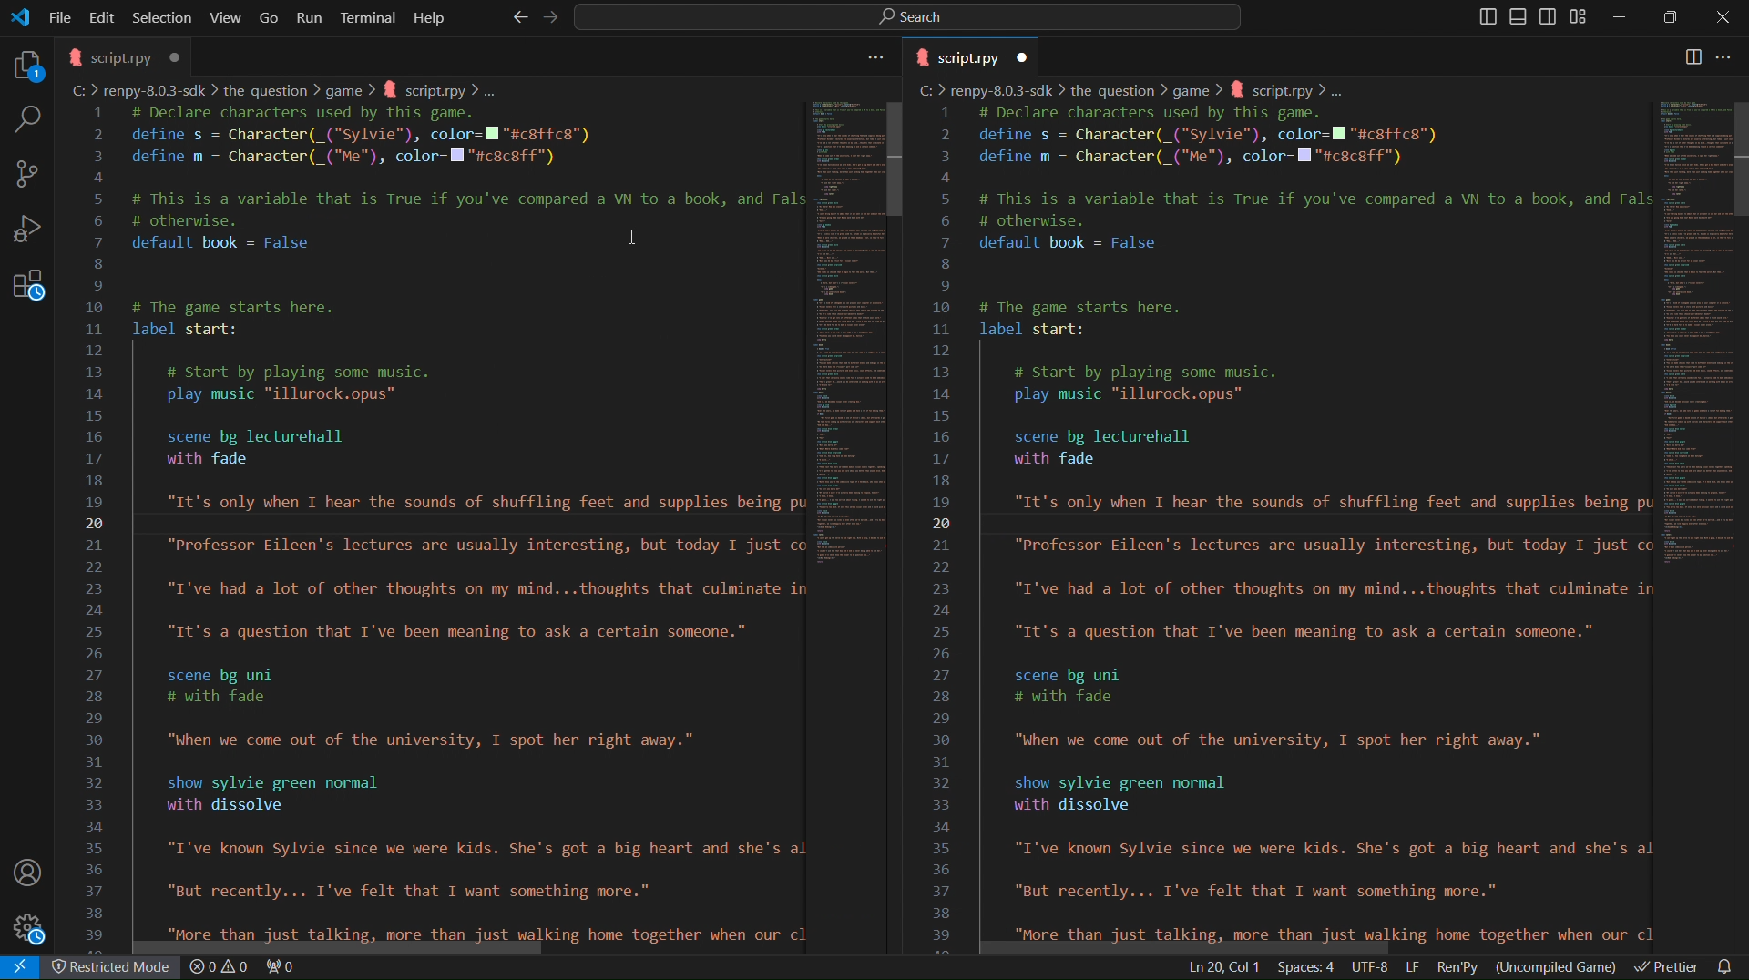 The width and height of the screenshot is (1749, 980). What do you see at coordinates (1460, 967) in the screenshot?
I see `Ren'Py` at bounding box center [1460, 967].